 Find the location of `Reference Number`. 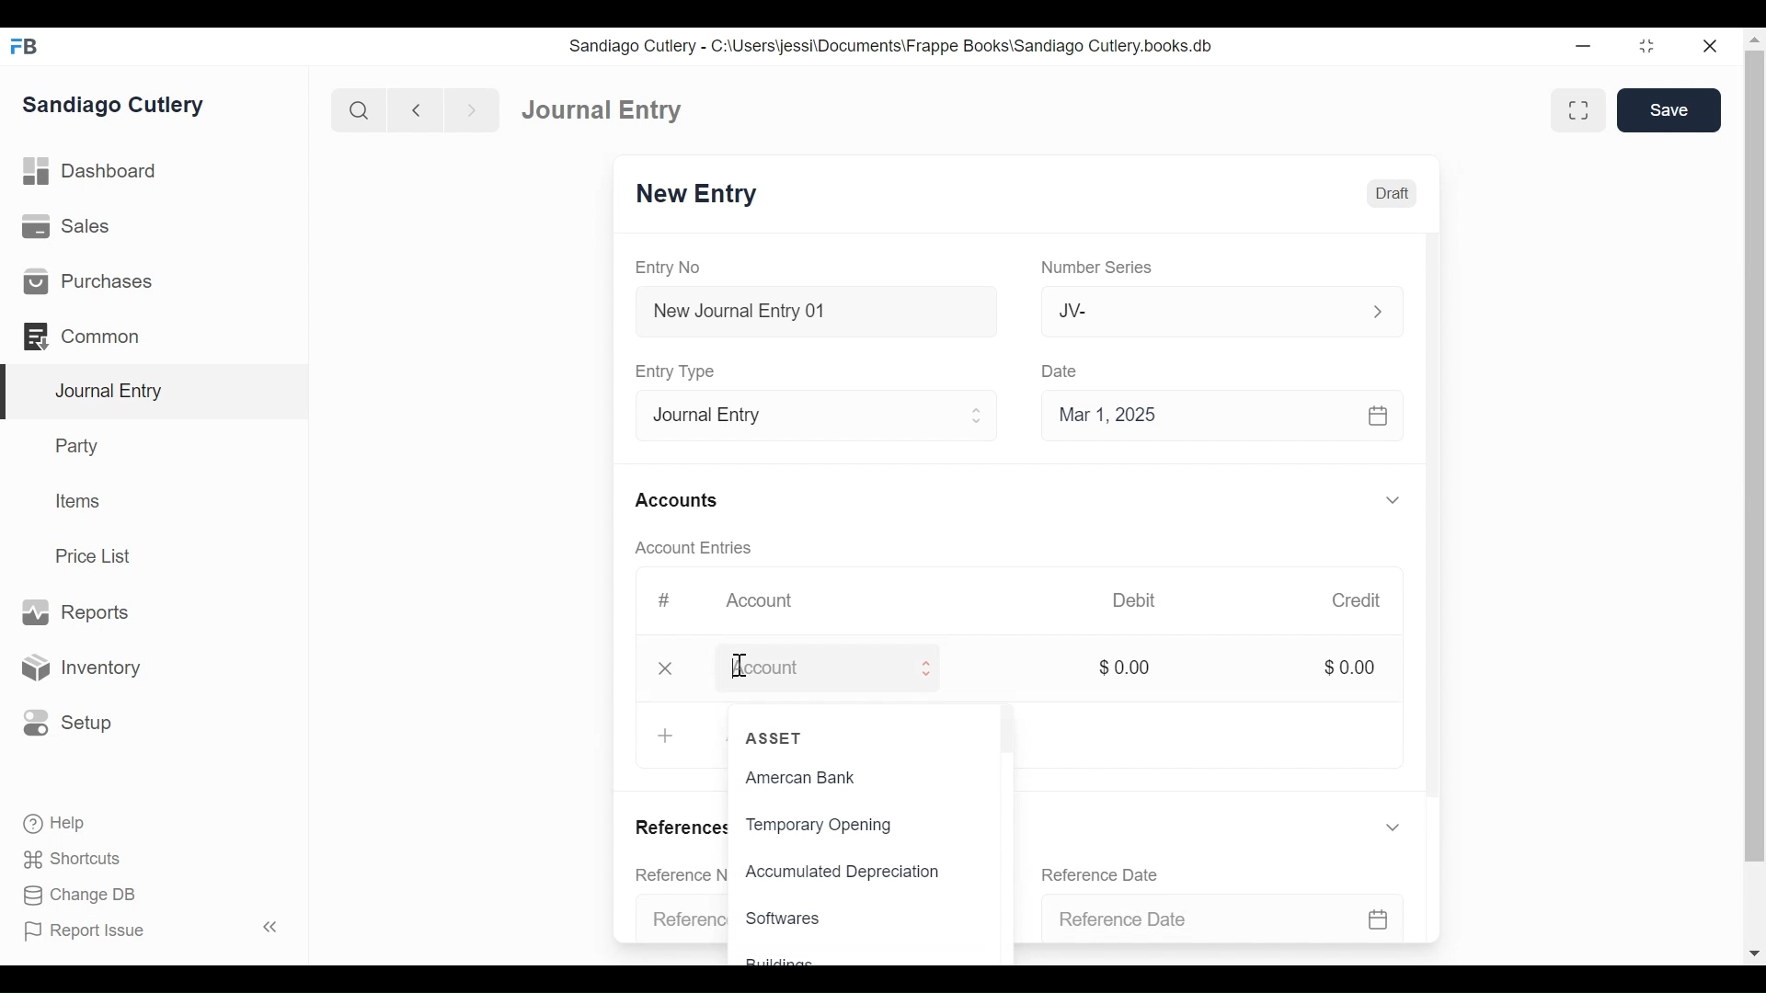

Reference Number is located at coordinates (682, 920).